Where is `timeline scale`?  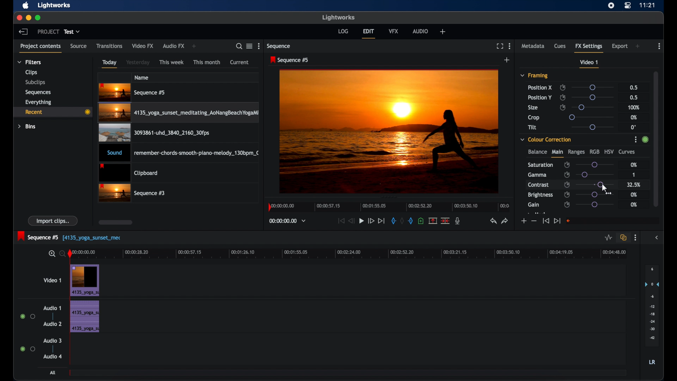 timeline scale is located at coordinates (353, 253).